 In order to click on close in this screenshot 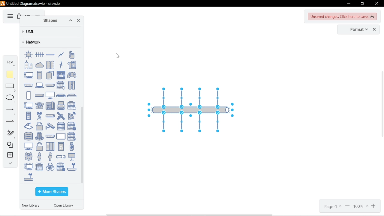, I will do `click(374, 30)`.